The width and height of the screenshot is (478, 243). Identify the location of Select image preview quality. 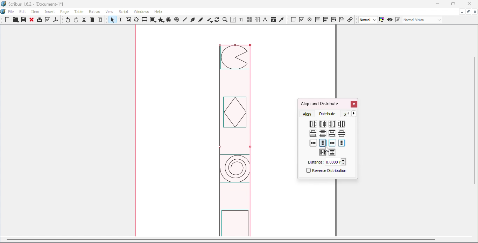
(368, 20).